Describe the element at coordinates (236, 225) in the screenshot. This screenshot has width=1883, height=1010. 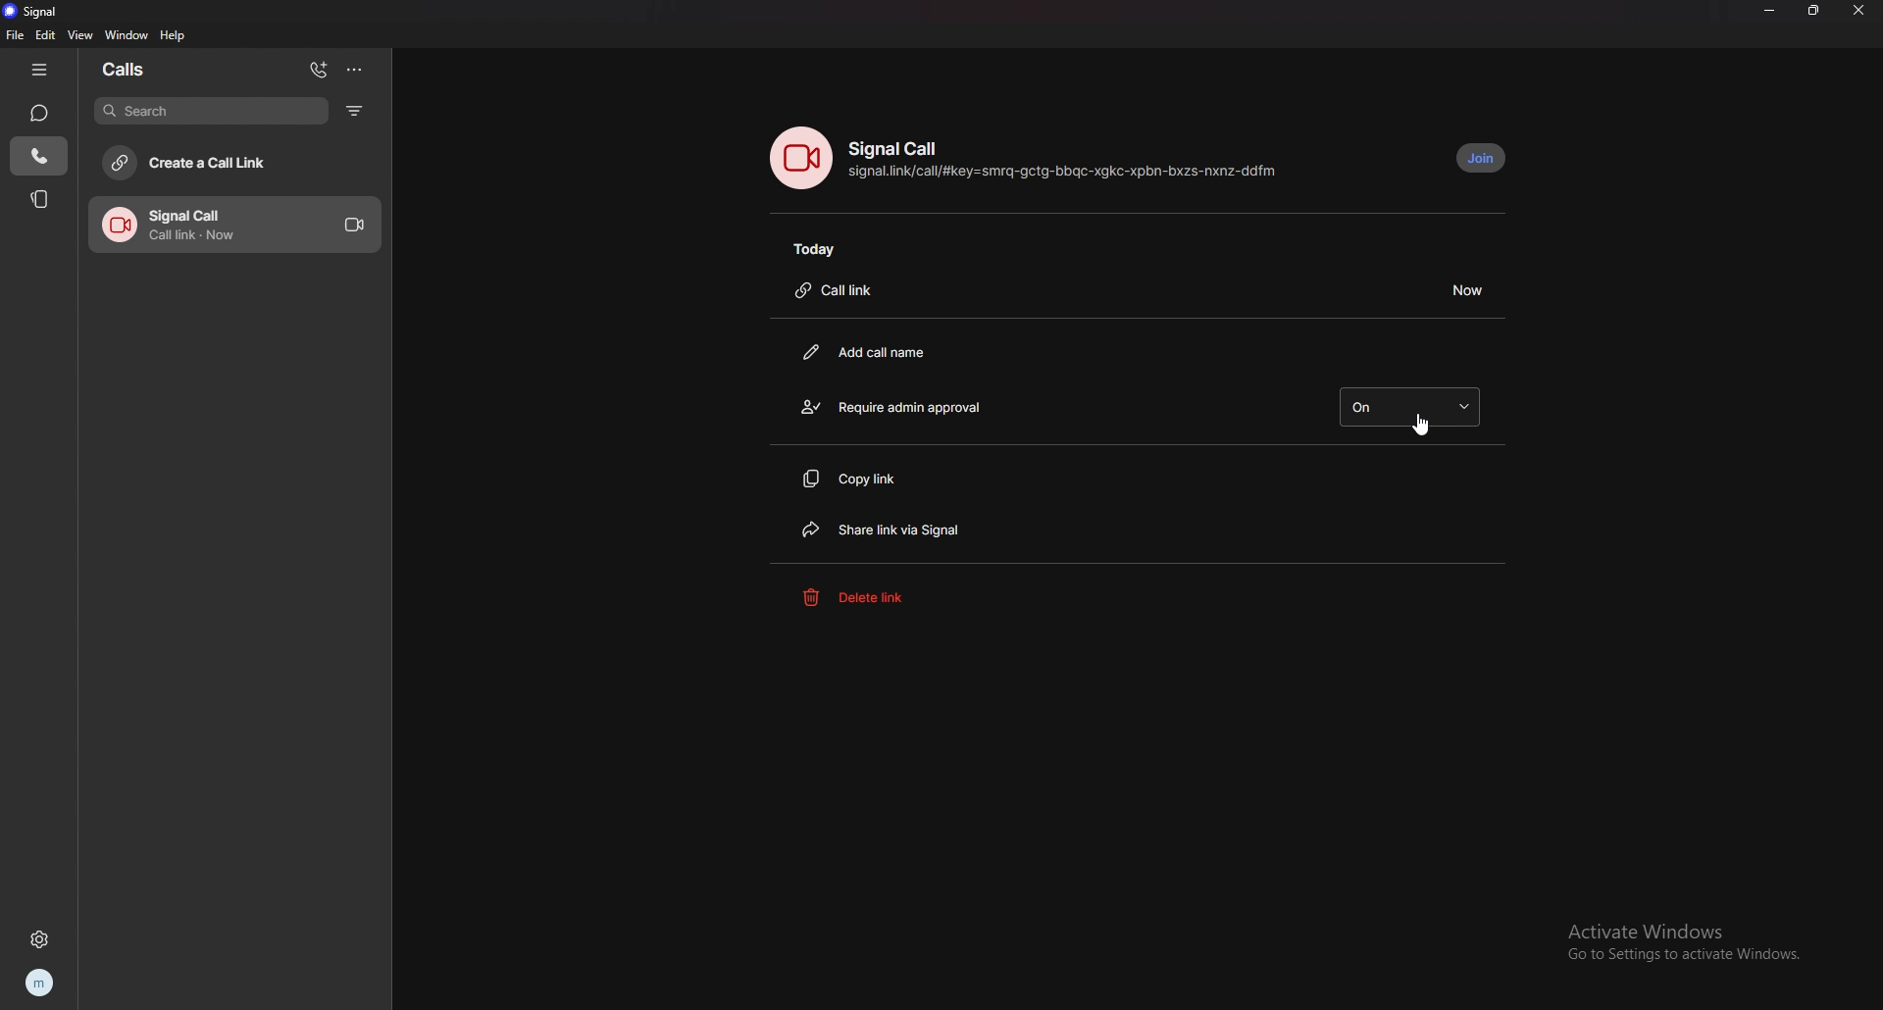
I see `call` at that location.